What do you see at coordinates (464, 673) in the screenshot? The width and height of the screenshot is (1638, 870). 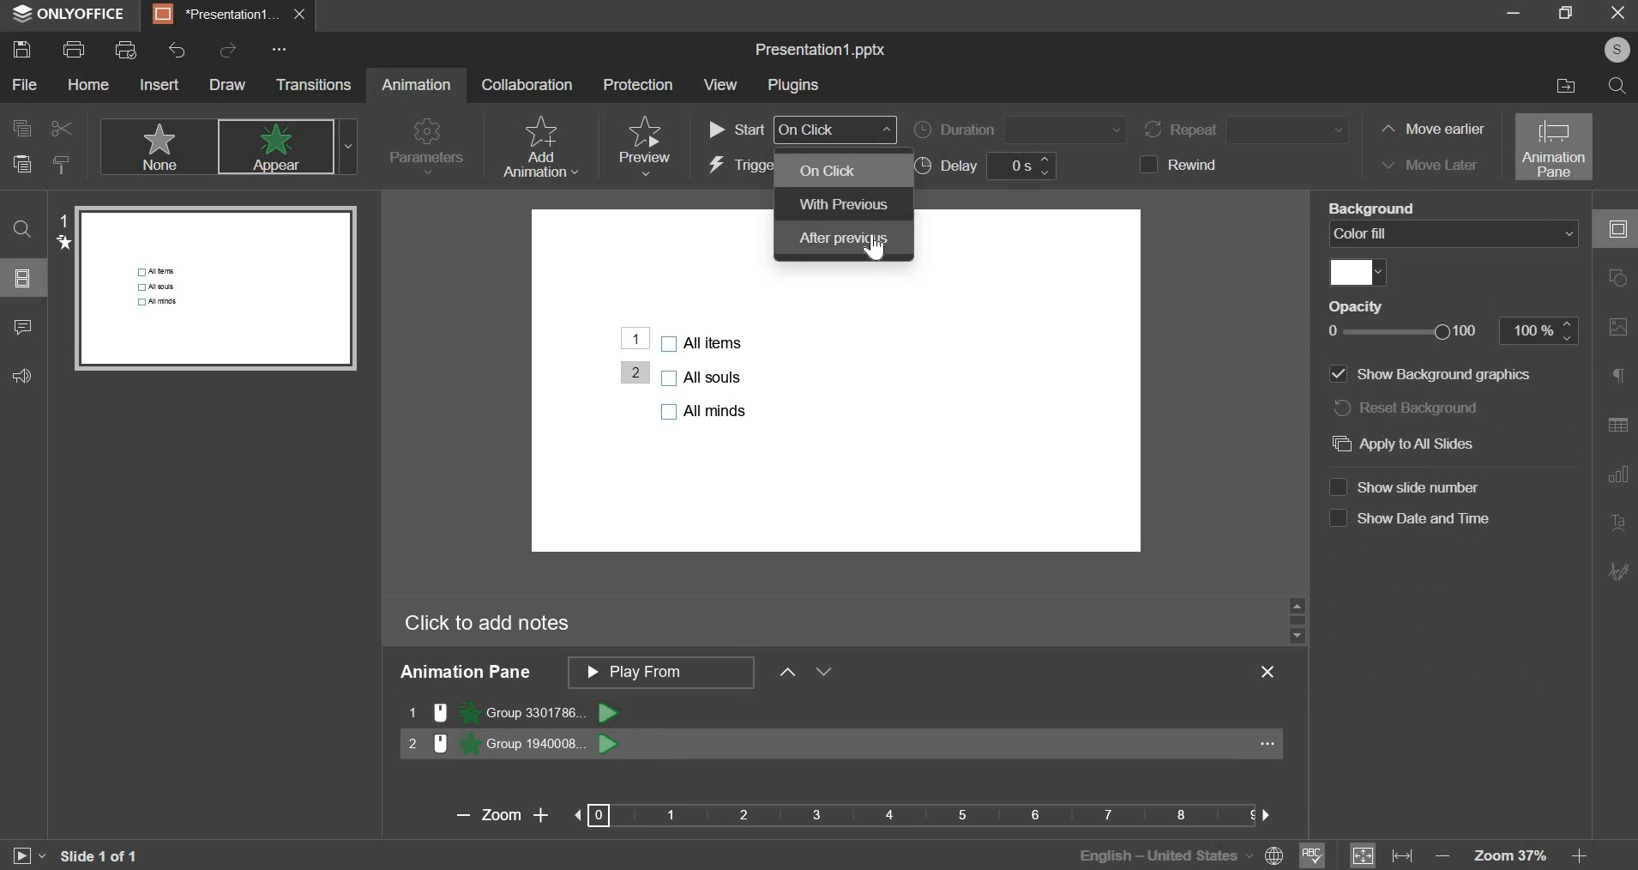 I see `animation pane` at bounding box center [464, 673].